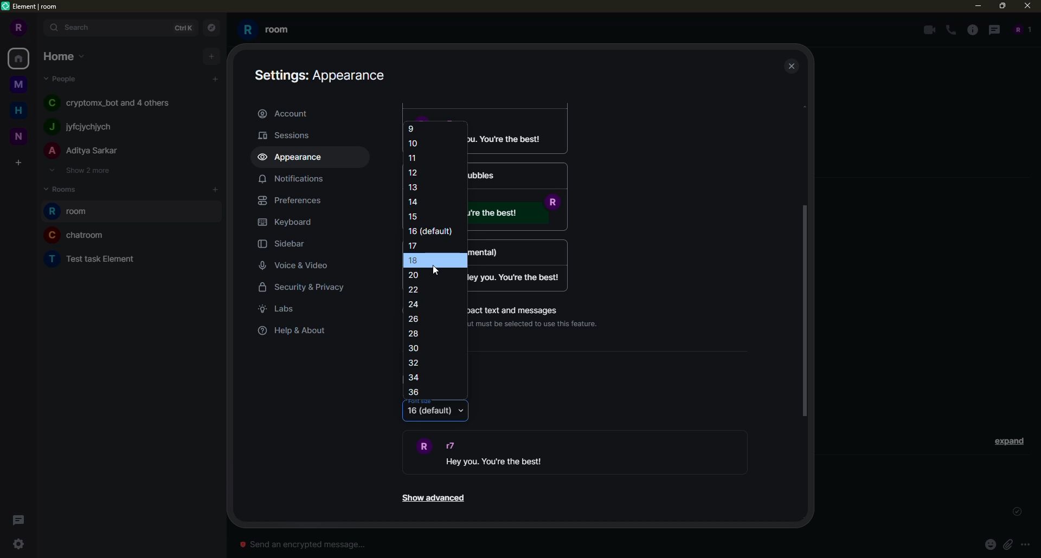 The height and width of the screenshot is (558, 1041). What do you see at coordinates (63, 78) in the screenshot?
I see `people` at bounding box center [63, 78].